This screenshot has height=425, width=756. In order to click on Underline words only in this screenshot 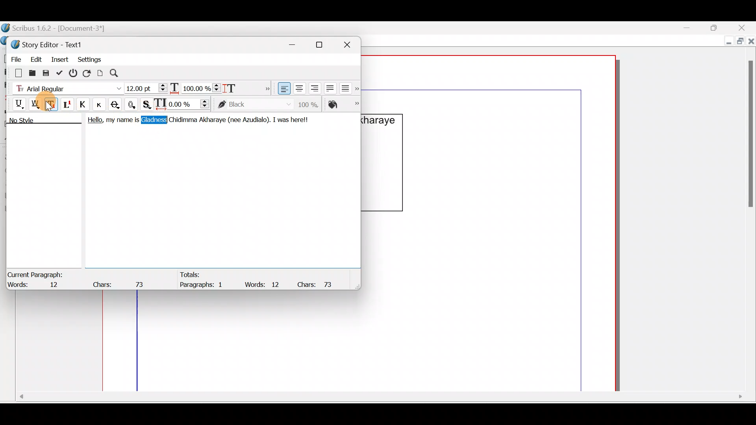, I will do `click(36, 104)`.